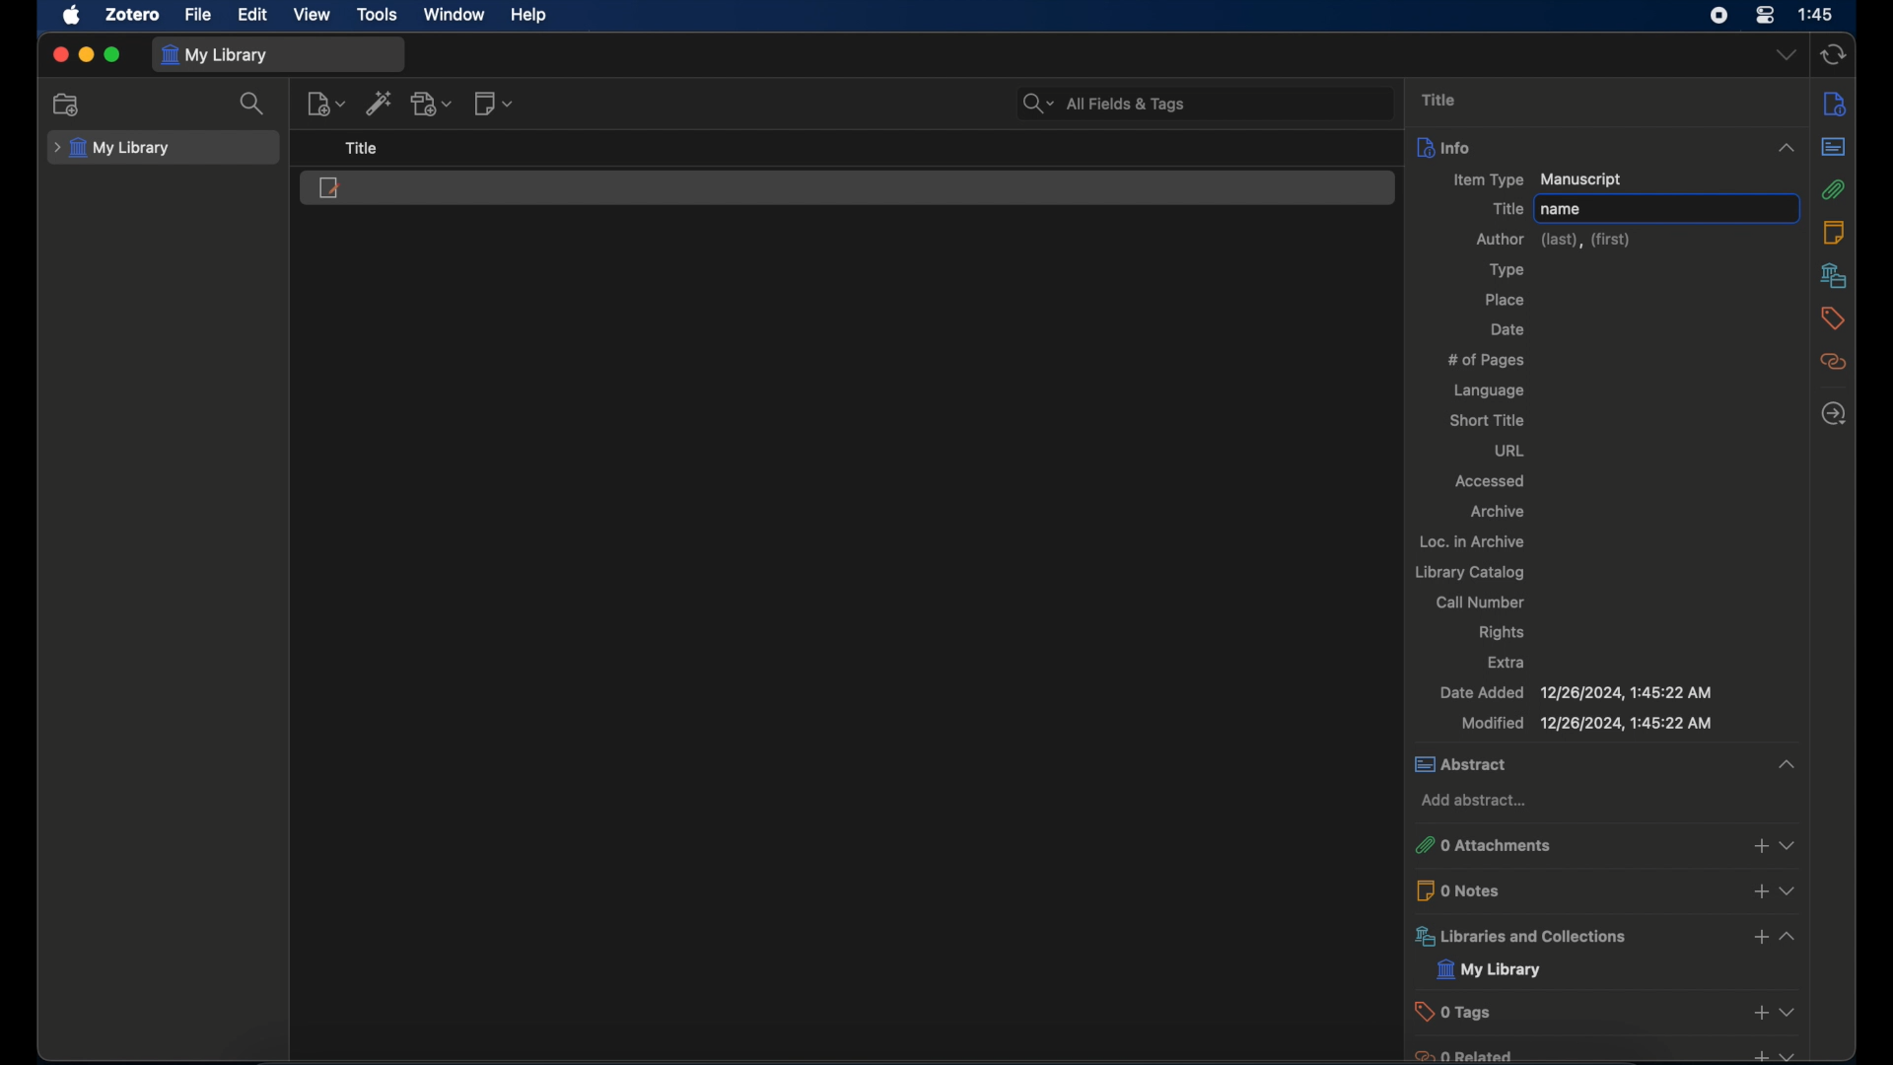 The width and height of the screenshot is (1893, 1065). Describe the element at coordinates (1503, 633) in the screenshot. I see `rights` at that location.